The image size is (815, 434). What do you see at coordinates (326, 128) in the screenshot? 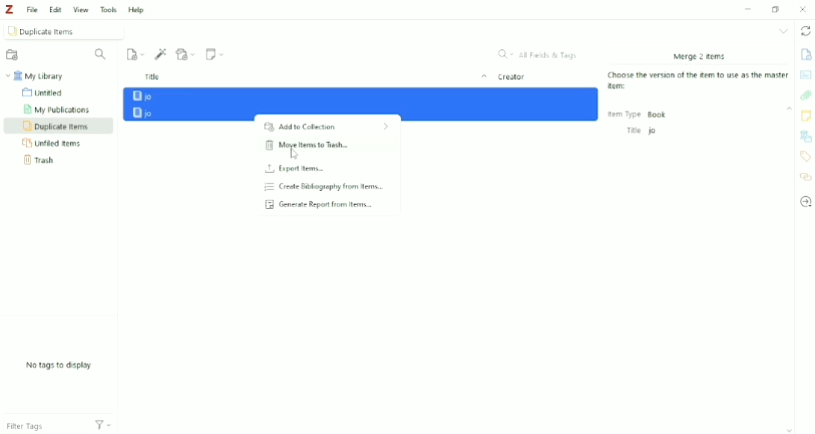
I see `Add to Collection` at bounding box center [326, 128].